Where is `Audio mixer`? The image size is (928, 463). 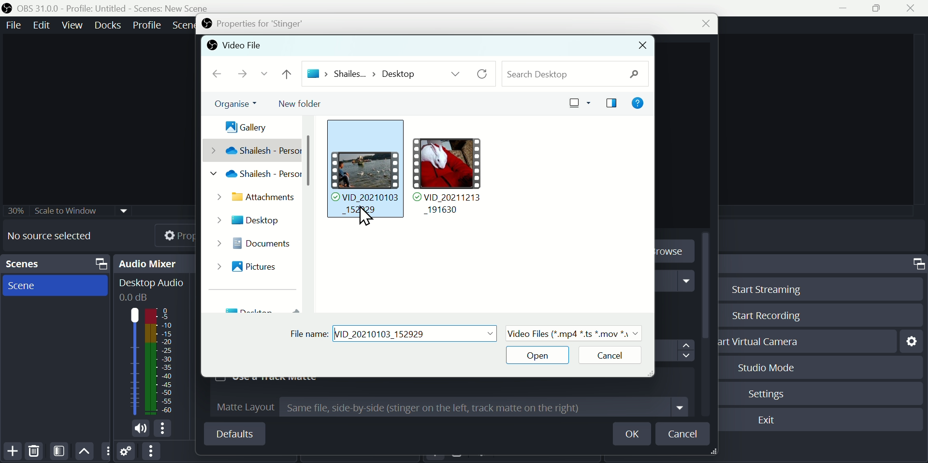
Audio mixer is located at coordinates (157, 263).